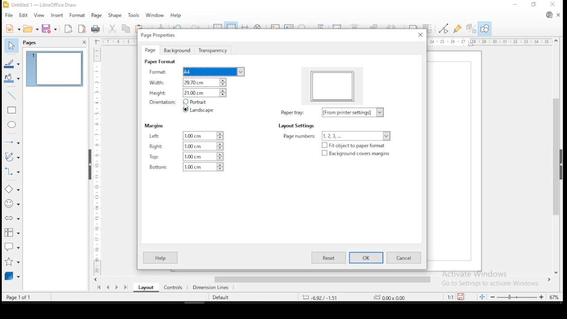 The height and width of the screenshot is (319, 567). I want to click on portrait, so click(197, 102).